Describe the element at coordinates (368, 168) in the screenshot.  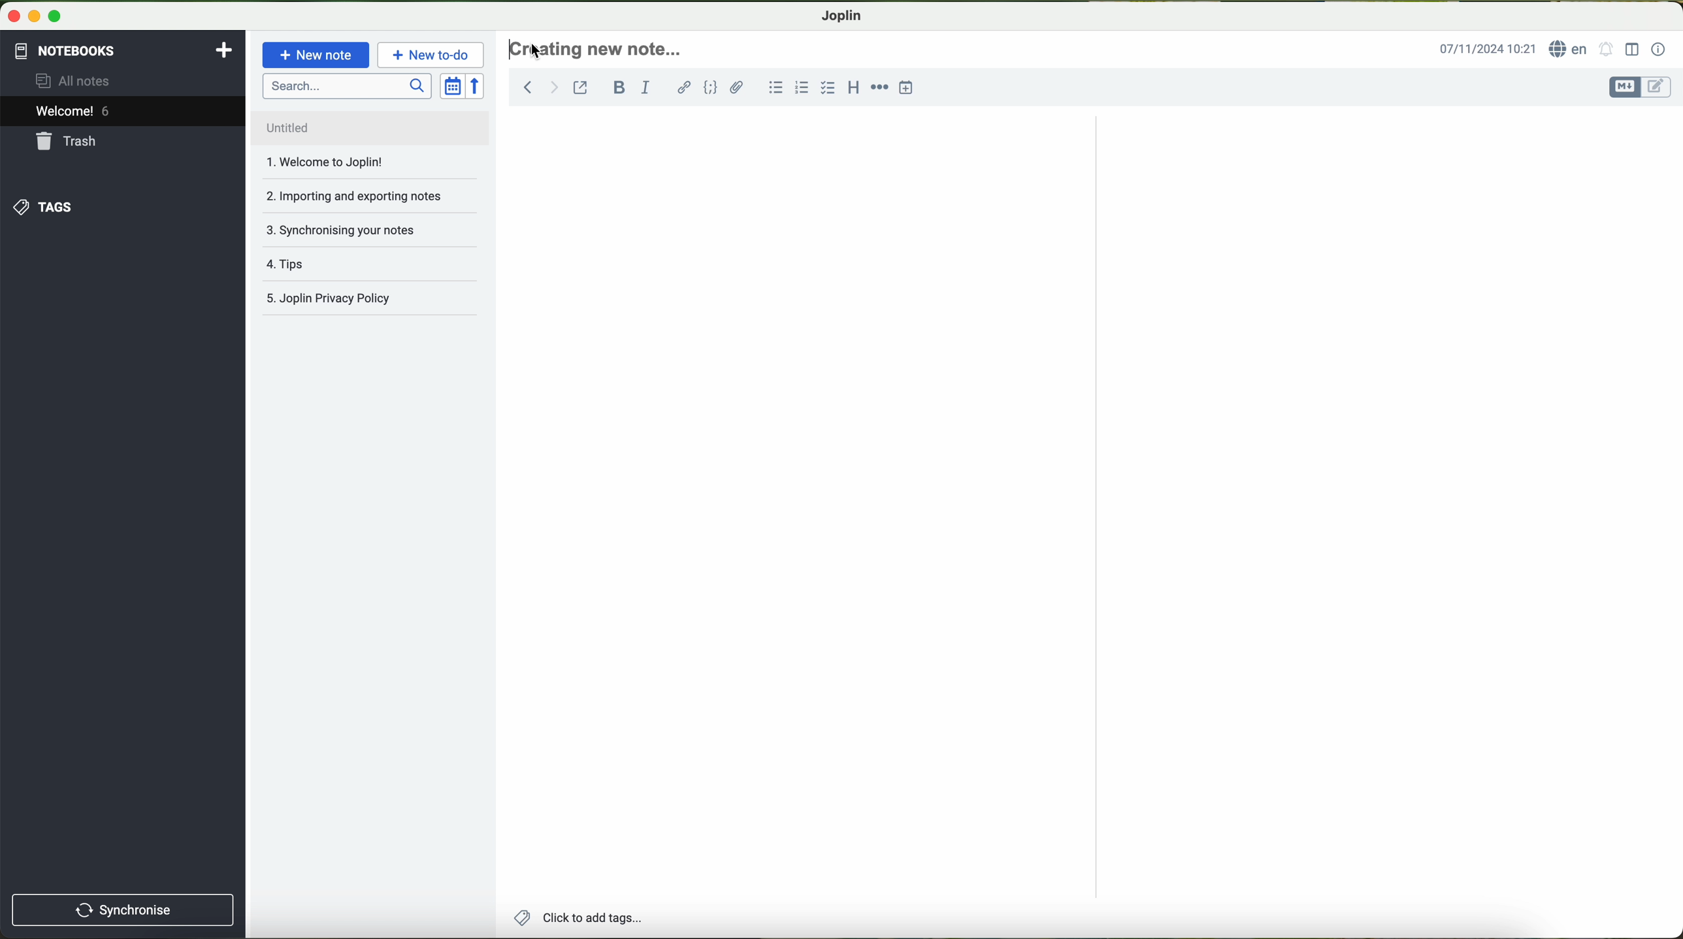
I see `welcome to Joplin` at that location.